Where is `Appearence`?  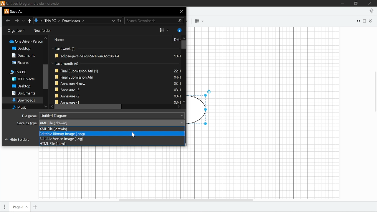 Appearence is located at coordinates (371, 11).